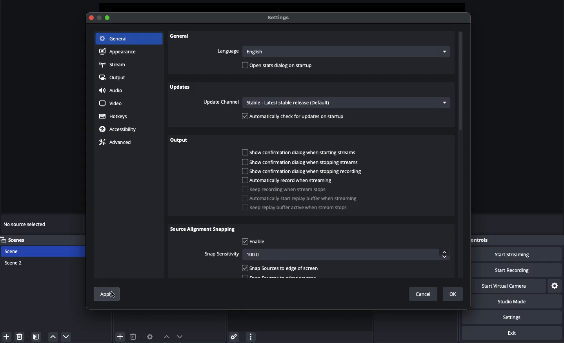 This screenshot has height=343, width=564. What do you see at coordinates (27, 224) in the screenshot?
I see `No sources selected` at bounding box center [27, 224].